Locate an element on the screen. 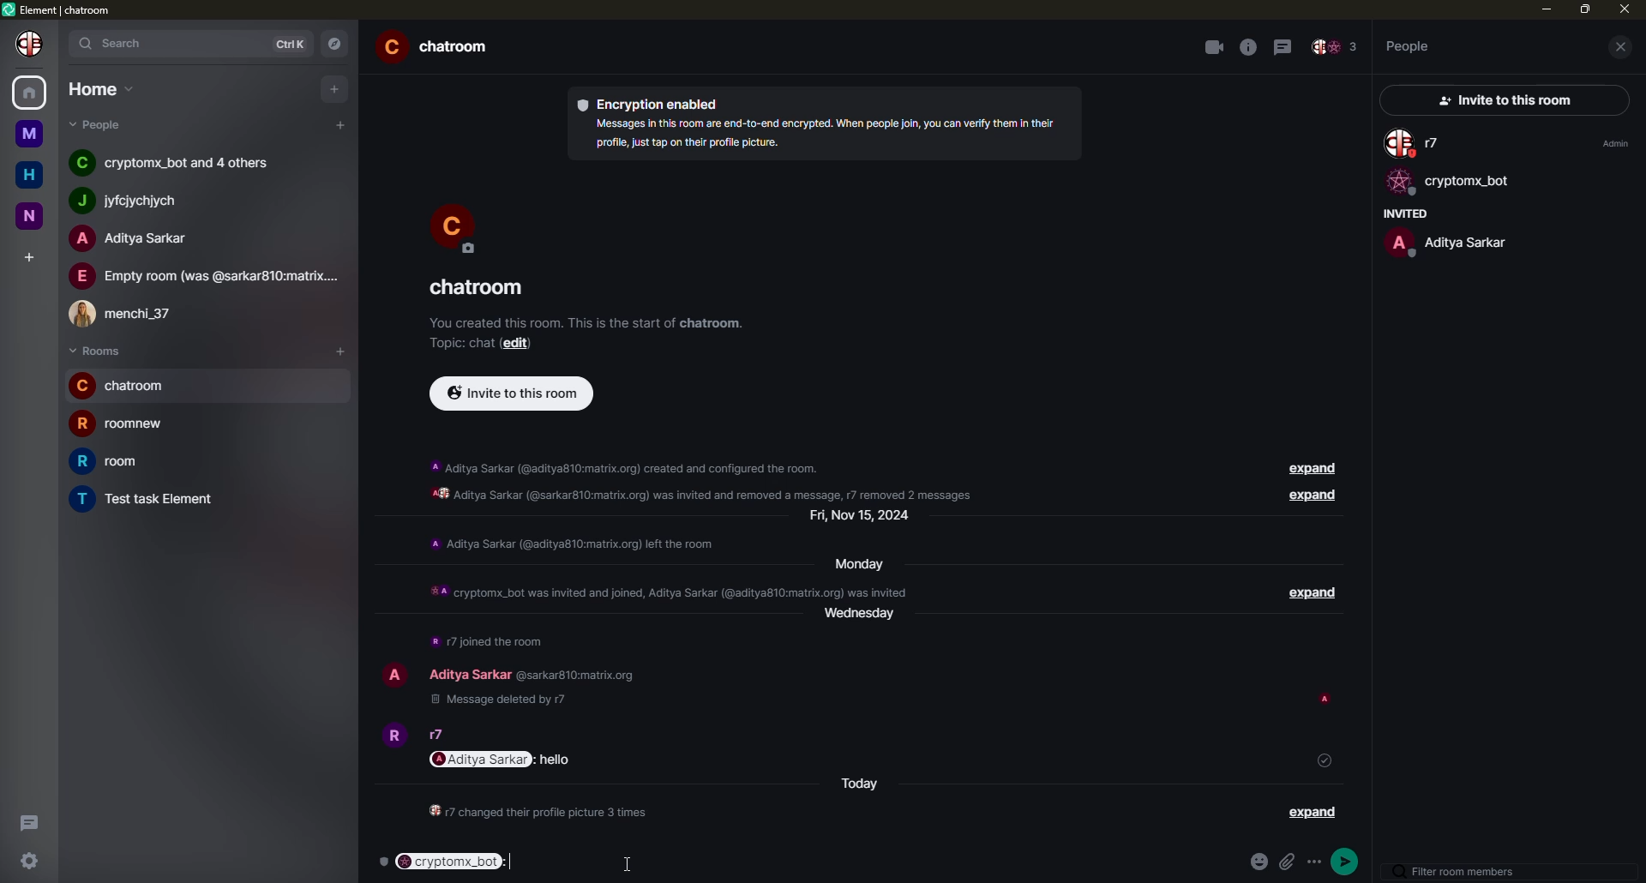  m is located at coordinates (28, 134).